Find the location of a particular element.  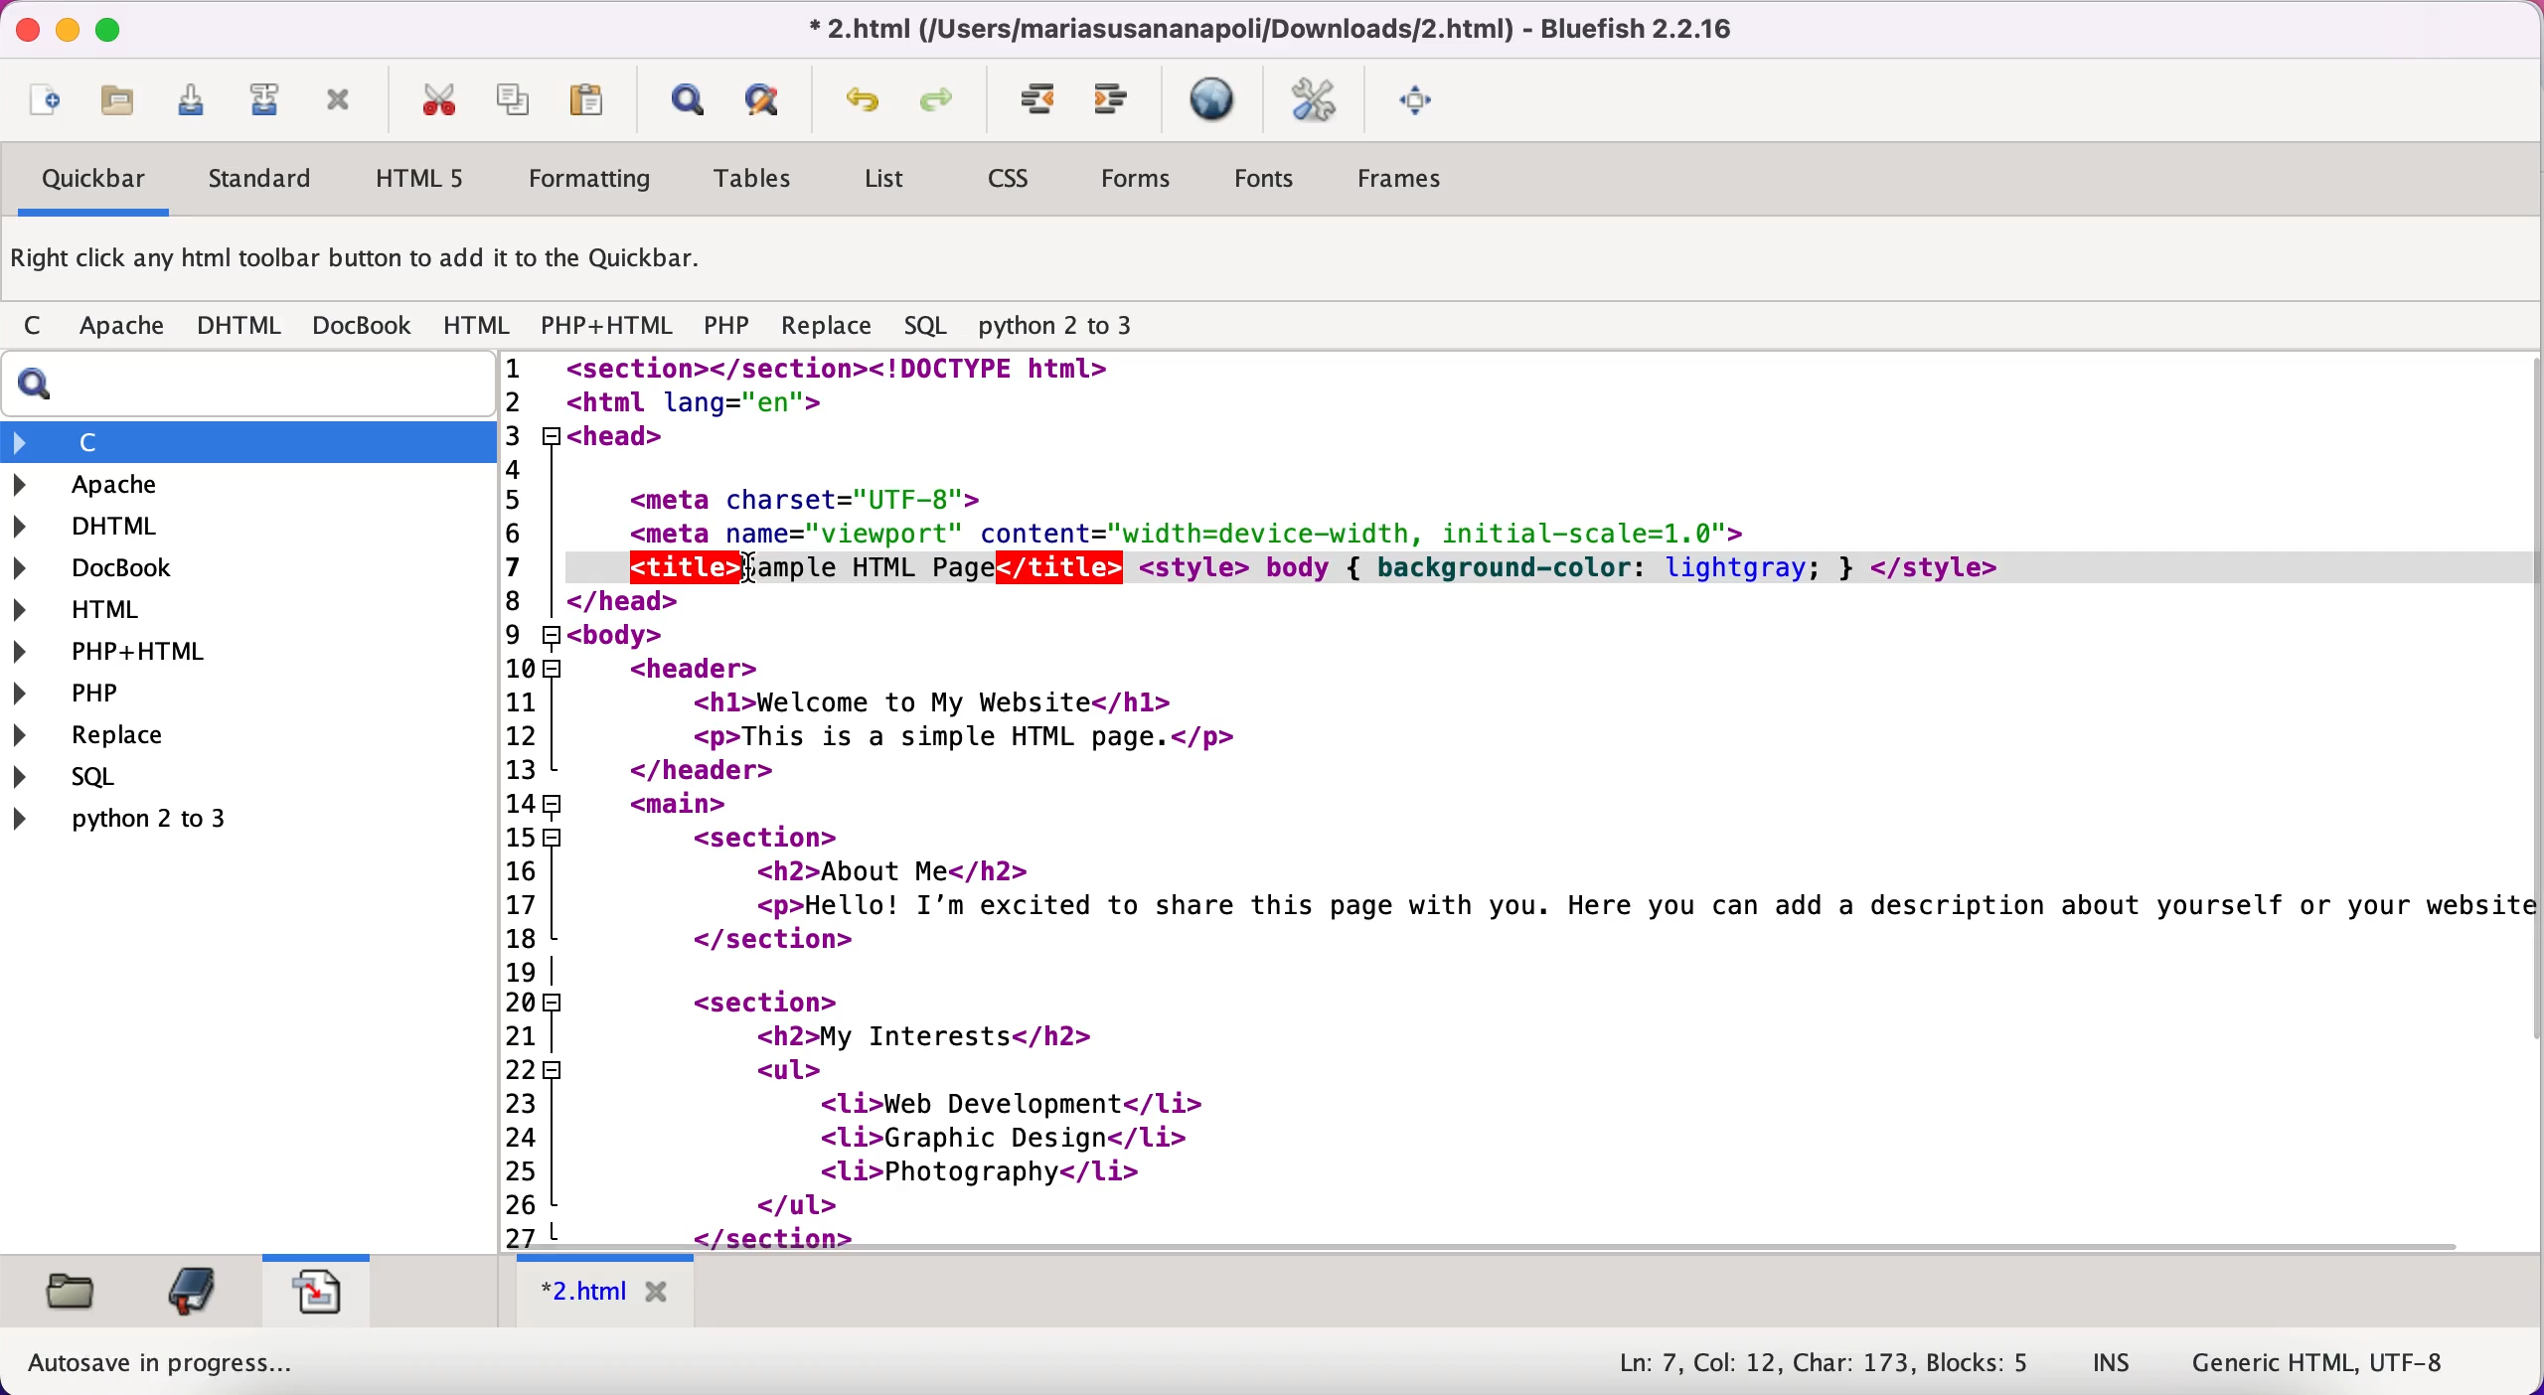

python 2 to 3 is located at coordinates (1073, 327).